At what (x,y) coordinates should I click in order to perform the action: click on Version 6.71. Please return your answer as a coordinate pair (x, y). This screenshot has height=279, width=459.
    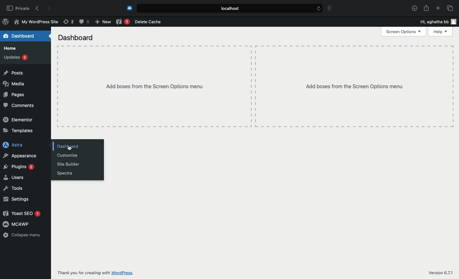
    Looking at the image, I should click on (441, 273).